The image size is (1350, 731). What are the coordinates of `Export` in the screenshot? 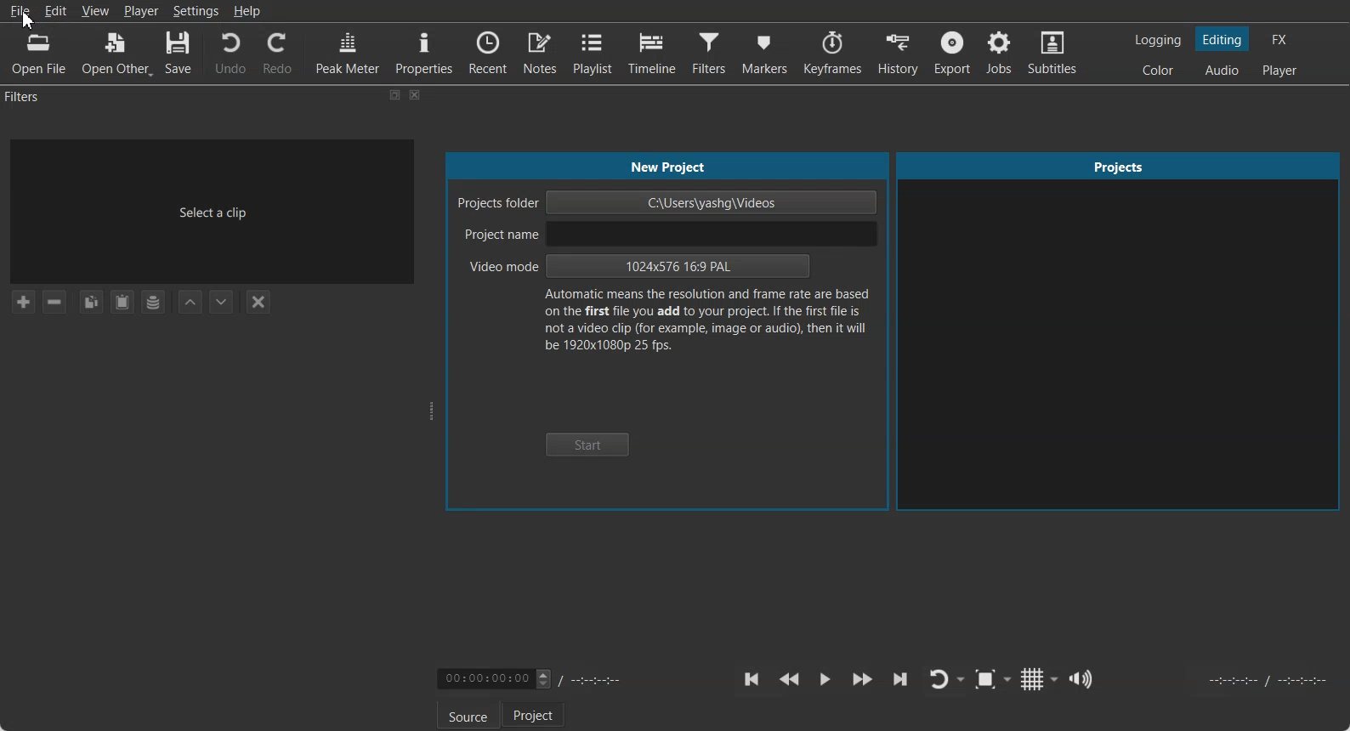 It's located at (952, 53).